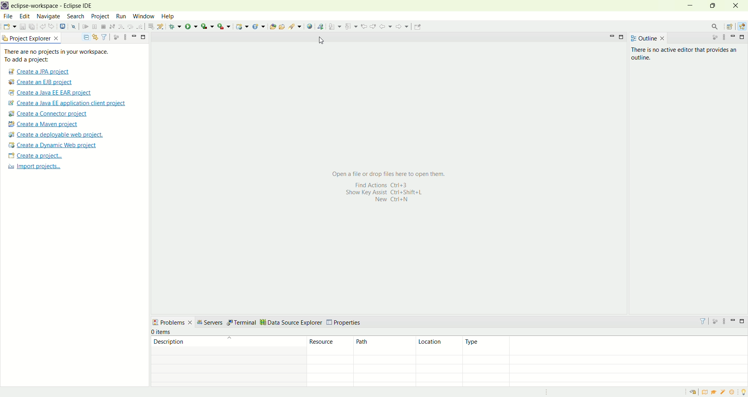  I want to click on properties, so click(344, 323).